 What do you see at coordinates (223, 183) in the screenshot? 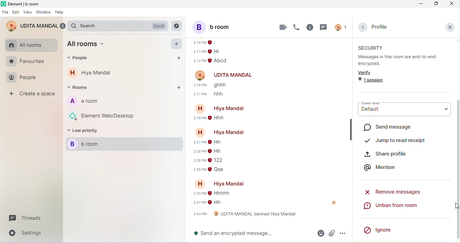
I see `account name-hiya mandal` at bounding box center [223, 183].